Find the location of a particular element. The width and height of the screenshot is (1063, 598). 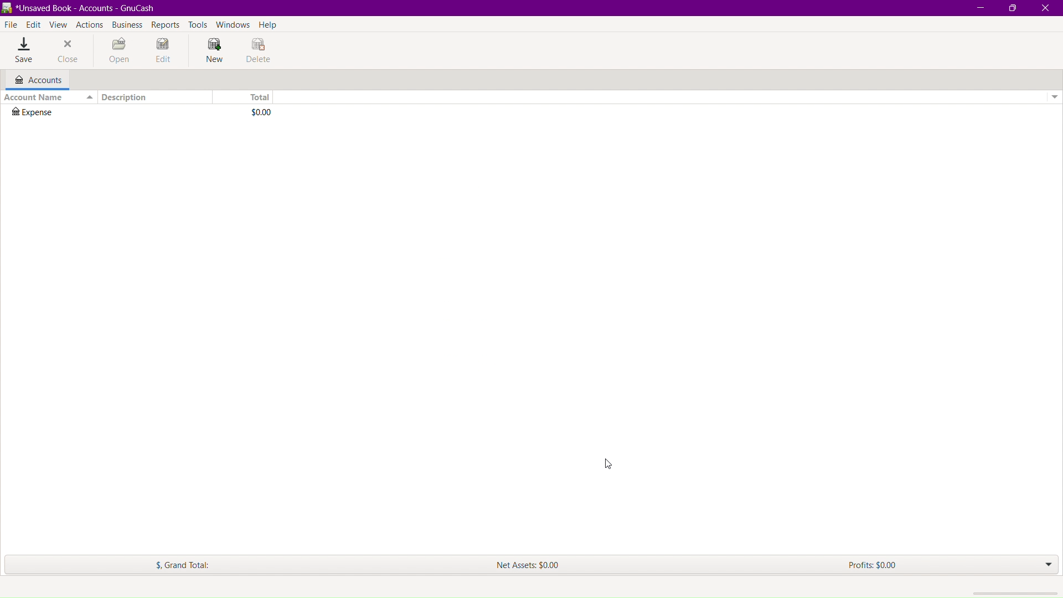

Minimize is located at coordinates (982, 8).